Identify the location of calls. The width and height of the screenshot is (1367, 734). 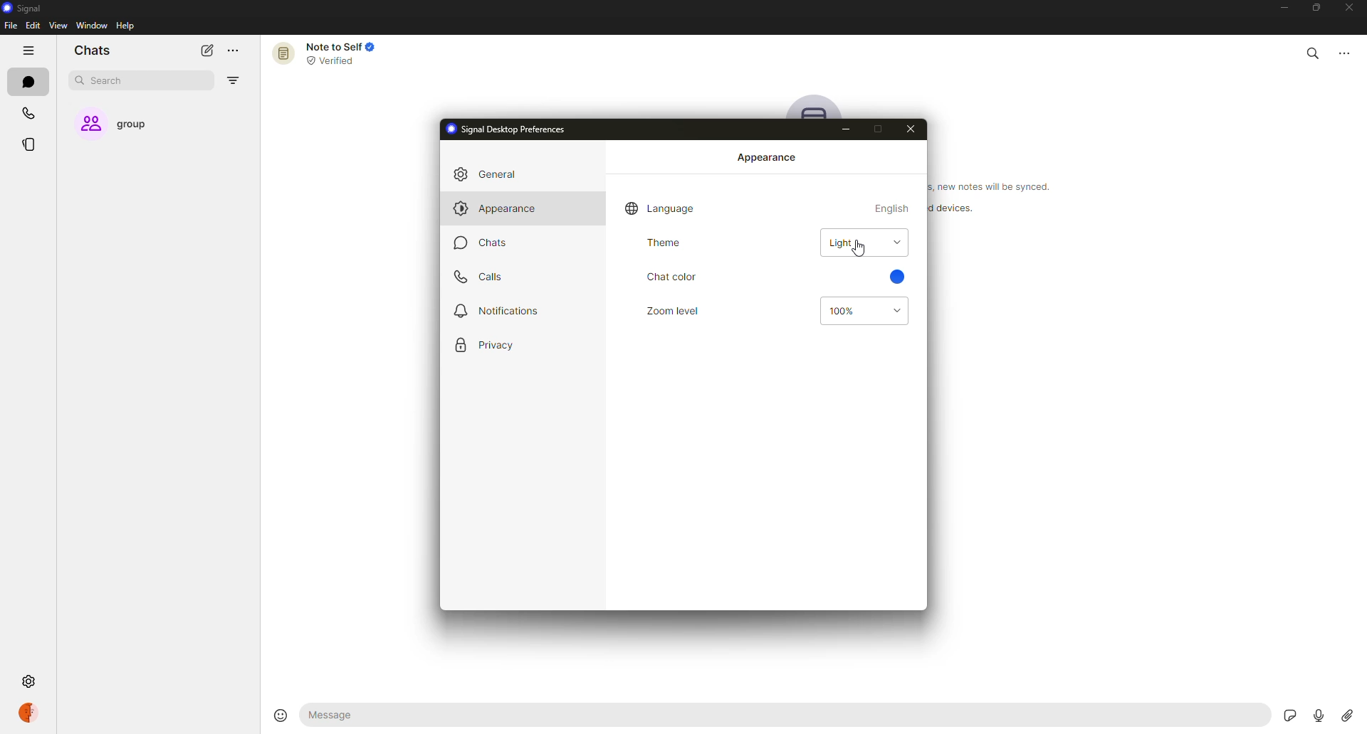
(481, 276).